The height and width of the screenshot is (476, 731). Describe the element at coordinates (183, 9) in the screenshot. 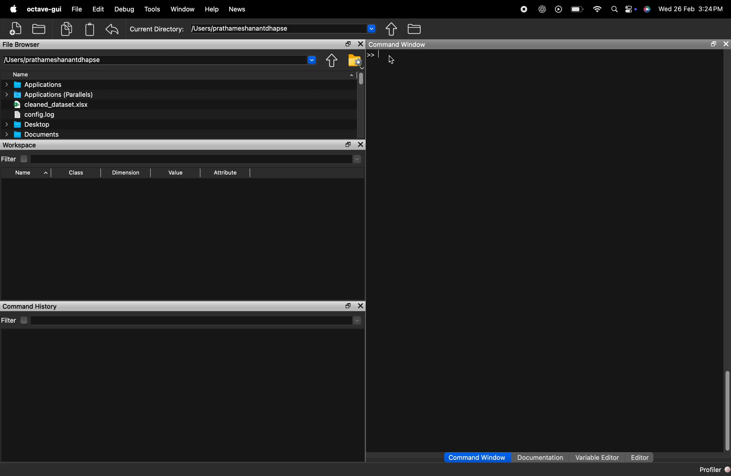

I see `Window` at that location.